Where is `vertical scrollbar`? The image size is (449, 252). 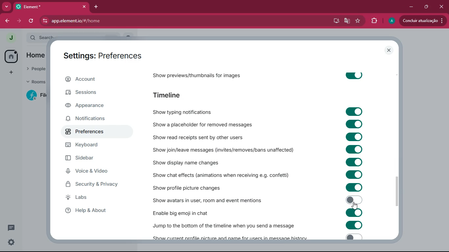
vertical scrollbar is located at coordinates (396, 192).